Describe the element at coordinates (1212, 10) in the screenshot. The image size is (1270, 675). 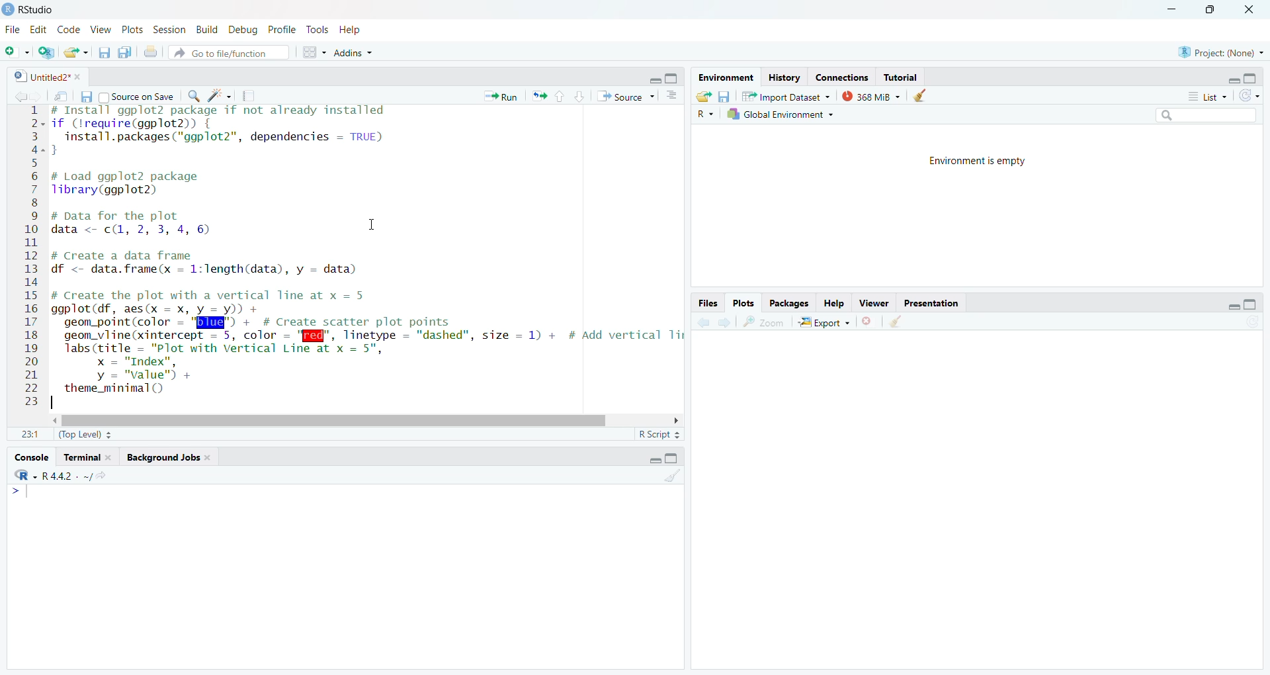
I see `maximise` at that location.